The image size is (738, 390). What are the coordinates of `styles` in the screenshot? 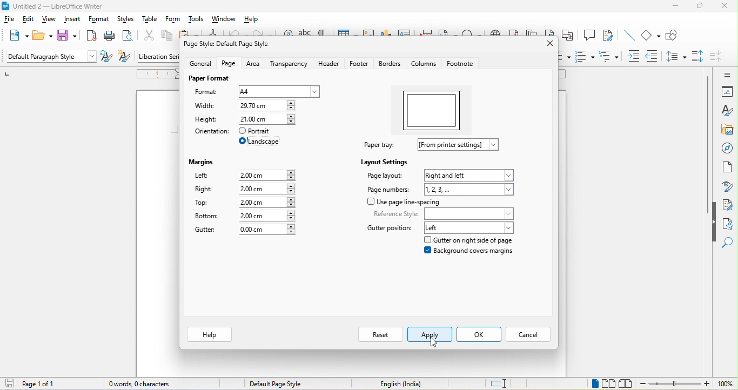 It's located at (128, 20).